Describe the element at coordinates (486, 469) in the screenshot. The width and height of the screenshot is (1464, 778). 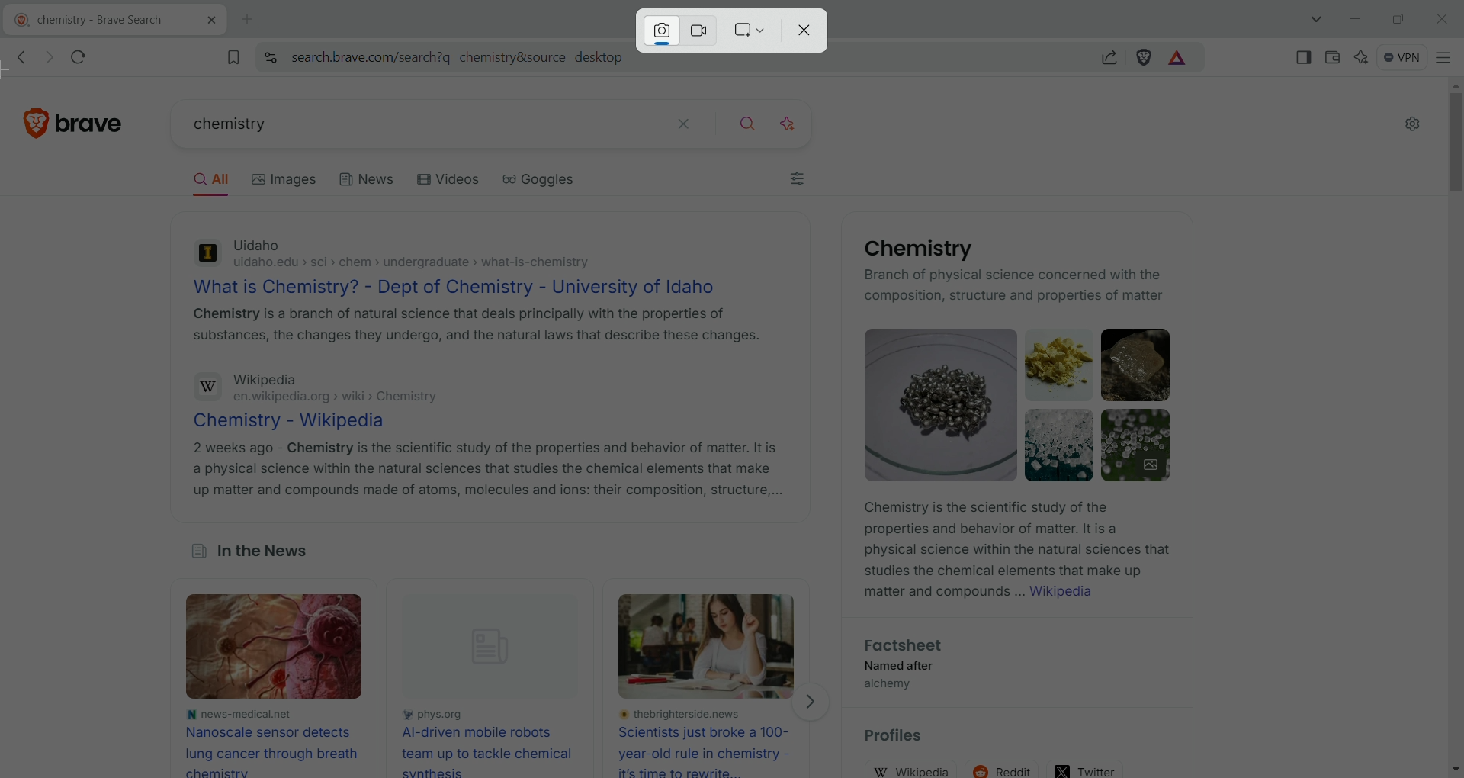
I see `2 weeks ago - Chemistry is the scientific study of the properties and behavior of matter. It is a physical science within the natural sciences that studies the chemical elements that make up matter and compounds made of atoms, molecules and ions: their composition, structure,` at that location.